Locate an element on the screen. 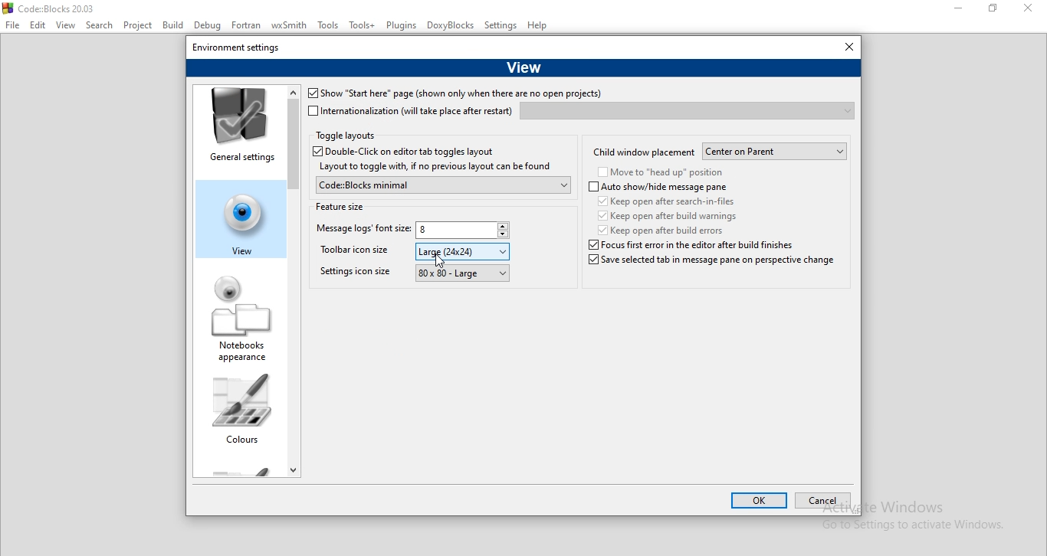 This screenshot has width=1047, height=556. colours is located at coordinates (241, 414).